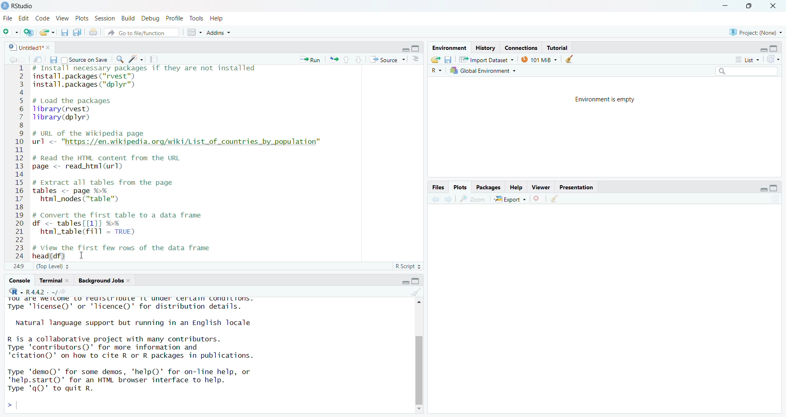 The width and height of the screenshot is (786, 417). I want to click on minimize, so click(725, 6).